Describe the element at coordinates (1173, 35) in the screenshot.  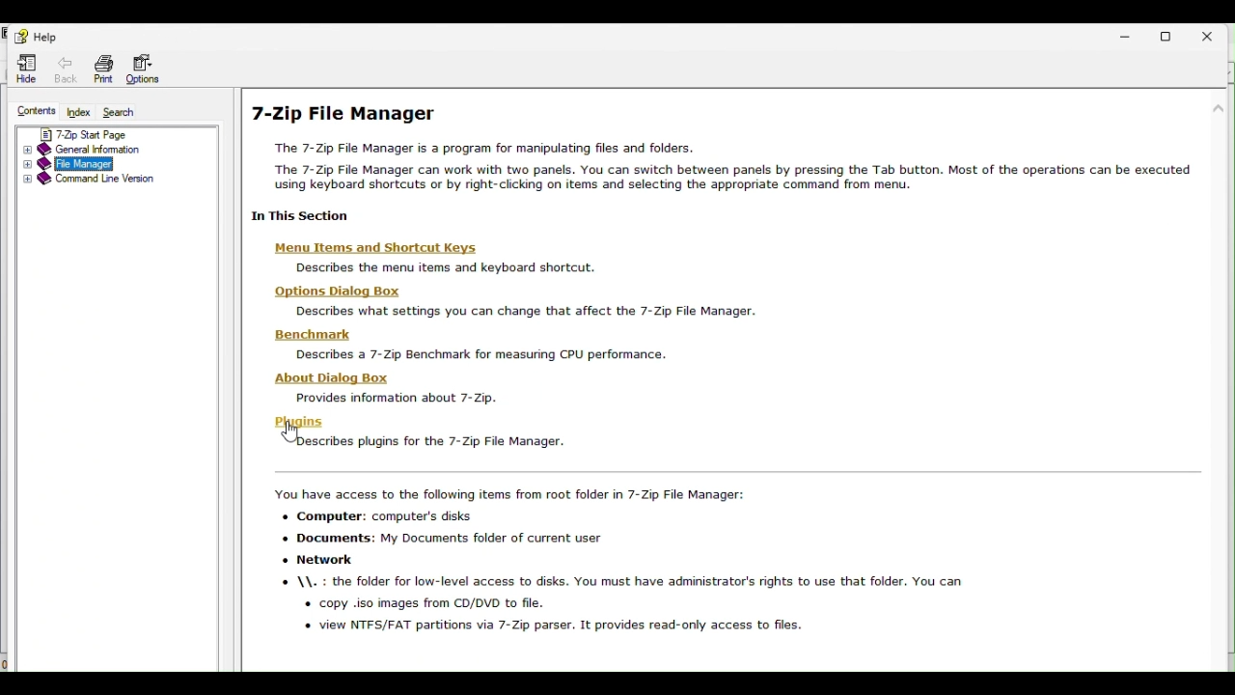
I see `Restore` at that location.